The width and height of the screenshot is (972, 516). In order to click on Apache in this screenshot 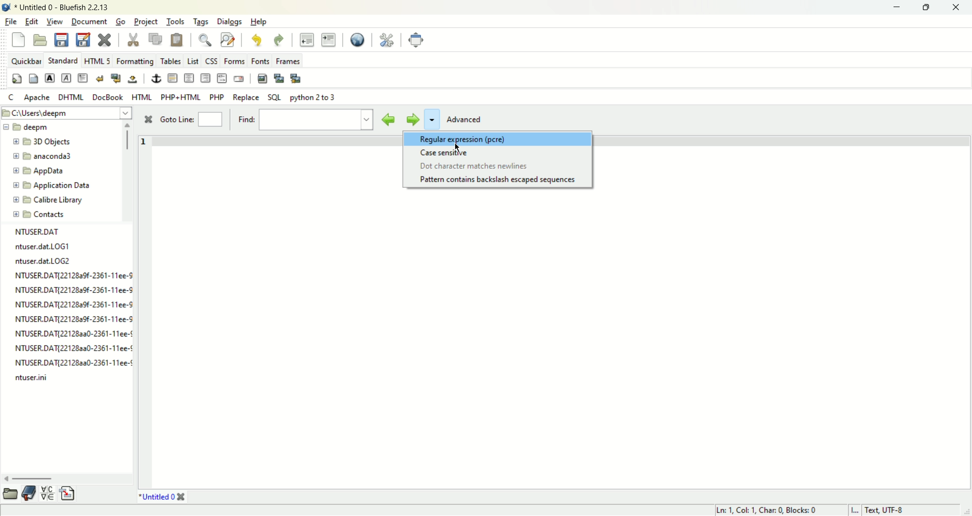, I will do `click(36, 97)`.